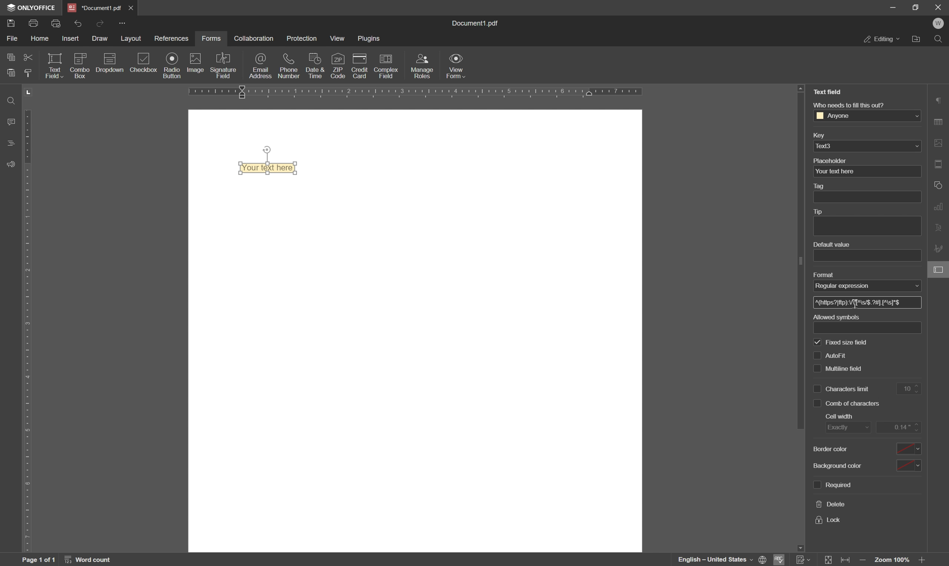  I want to click on , so click(479, 24).